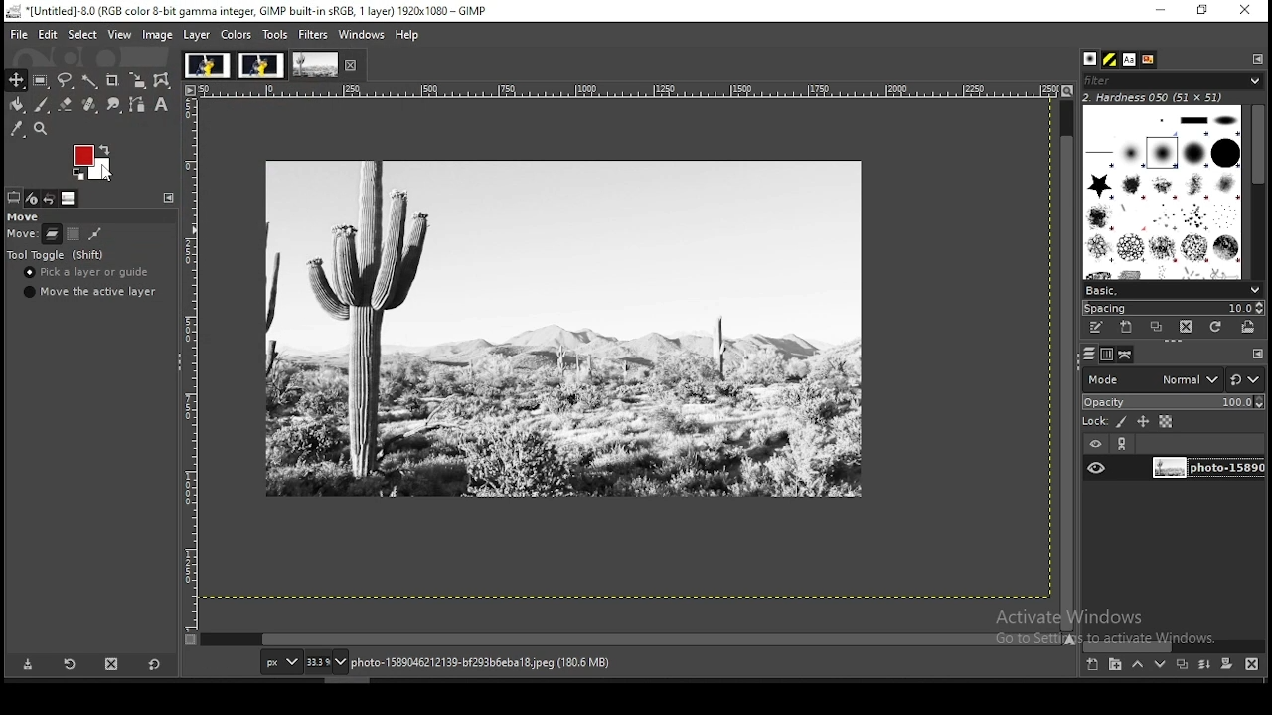 The width and height of the screenshot is (1272, 715). I want to click on scroll bar, so click(632, 640).